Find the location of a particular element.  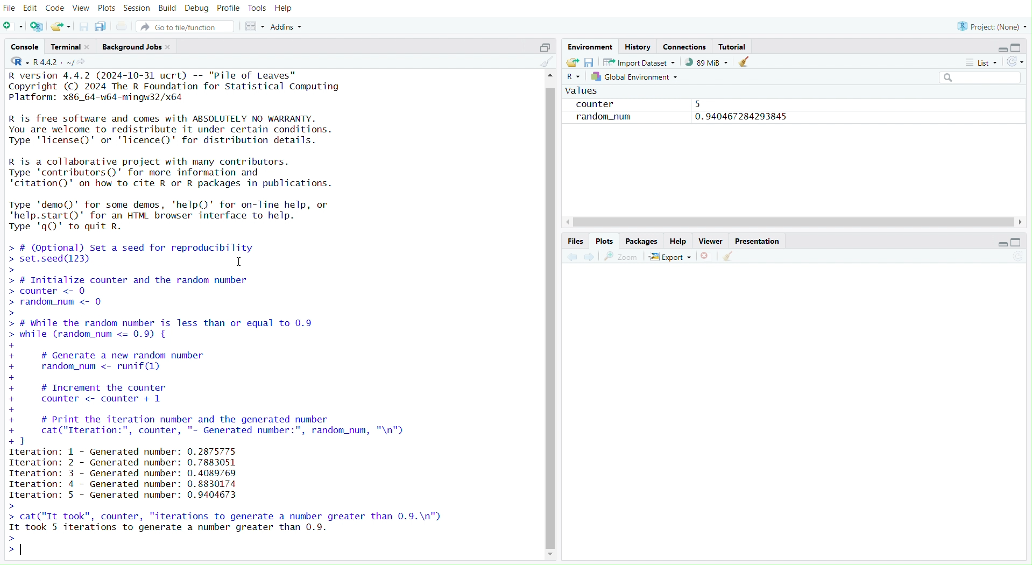

Clear Console (Ctrl + L) is located at coordinates (546, 65).